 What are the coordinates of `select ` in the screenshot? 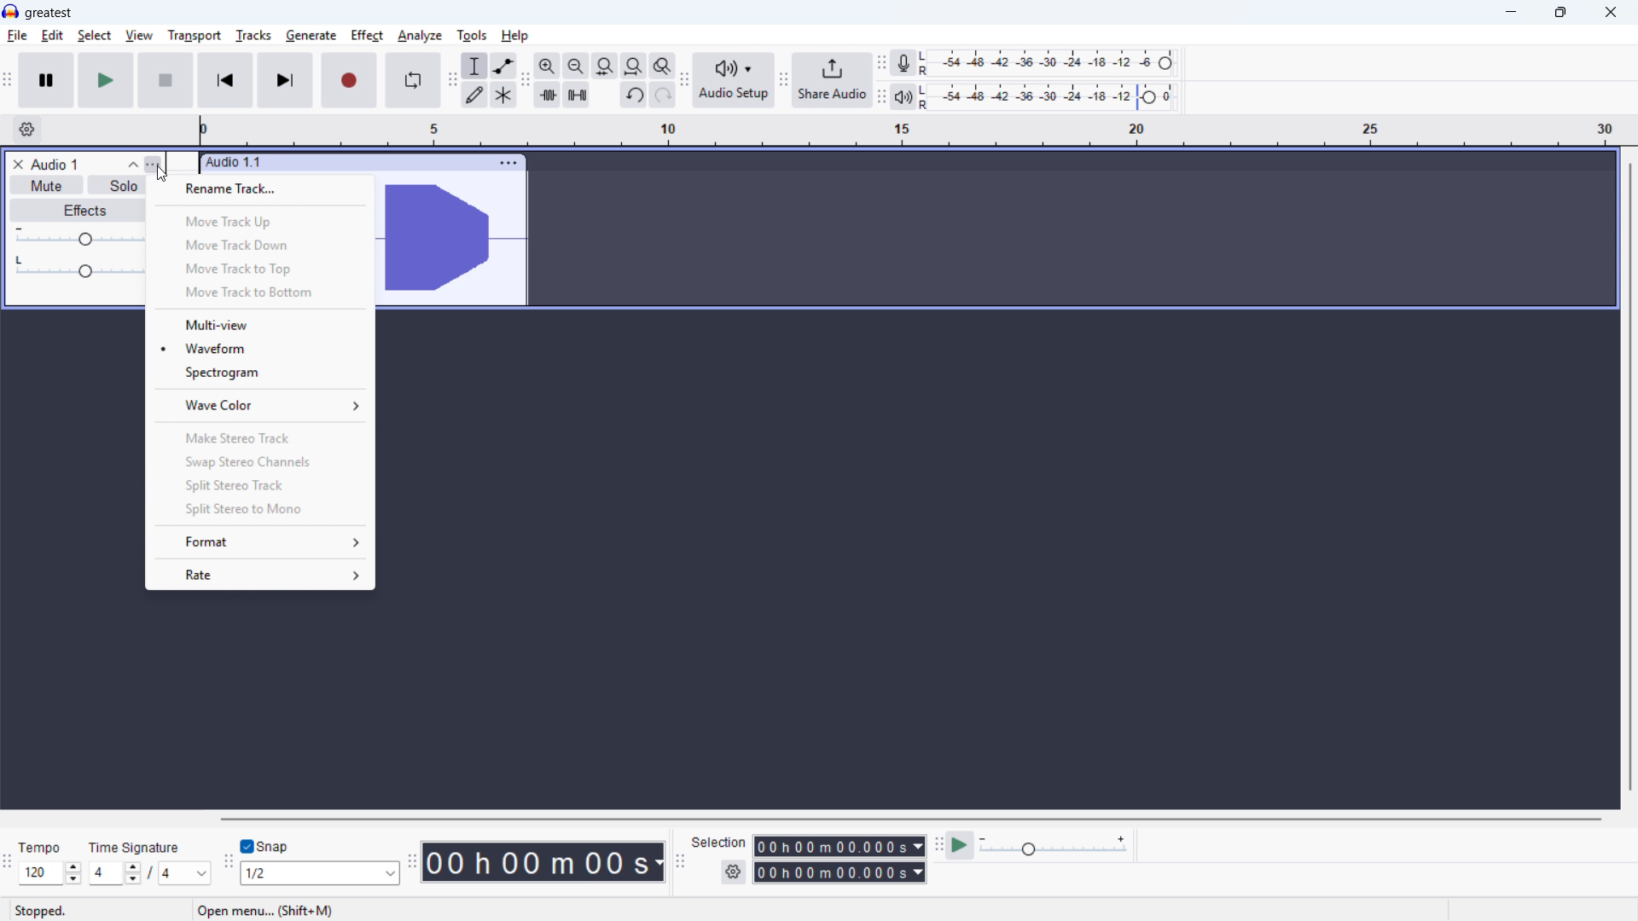 It's located at (95, 36).